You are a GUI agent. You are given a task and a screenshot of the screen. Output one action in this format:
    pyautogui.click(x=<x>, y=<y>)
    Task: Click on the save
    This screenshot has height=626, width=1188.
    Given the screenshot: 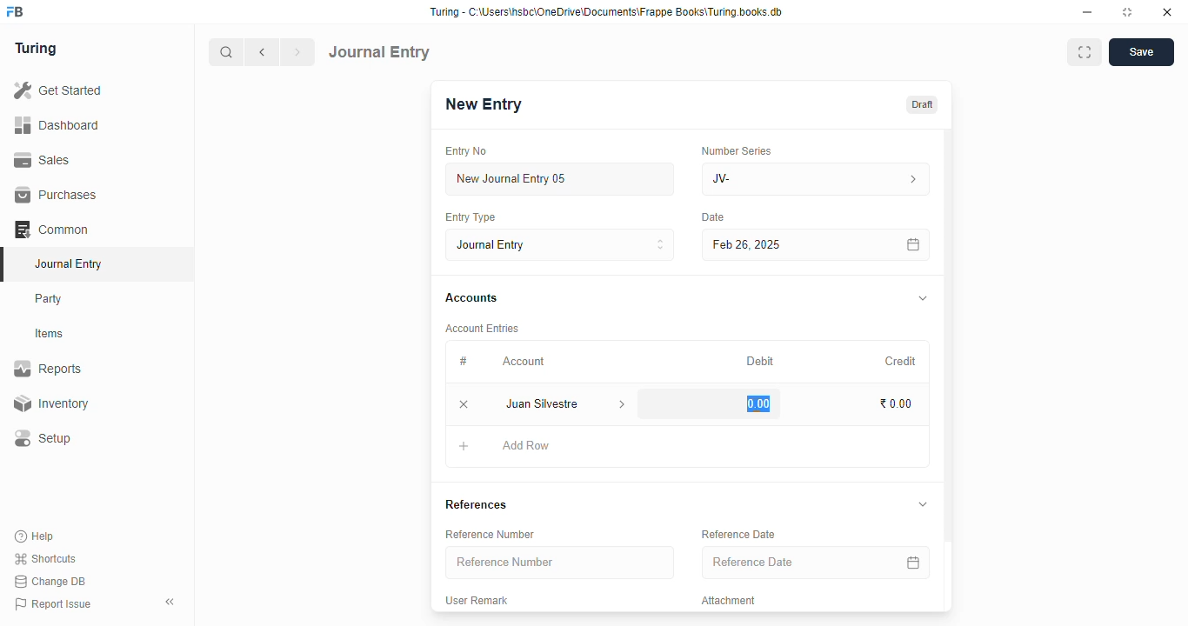 What is the action you would take?
    pyautogui.click(x=1141, y=52)
    